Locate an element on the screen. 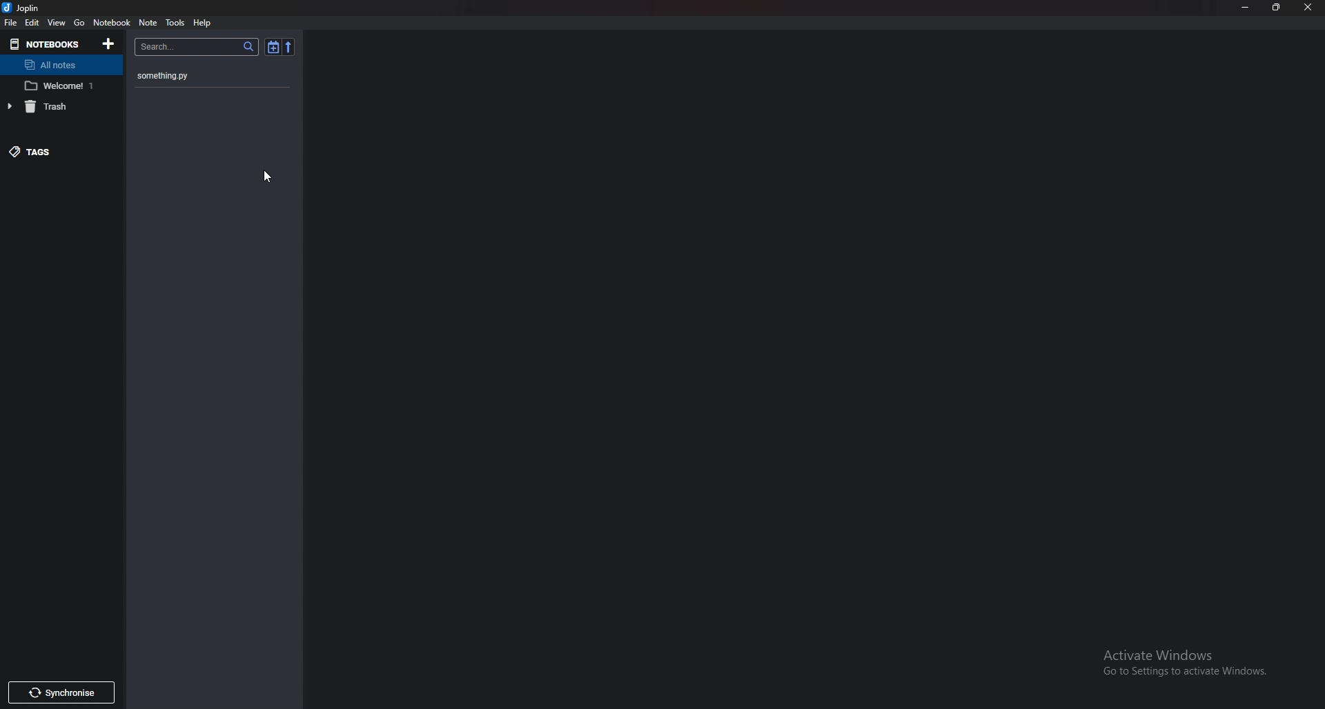 Image resolution: width=1325 pixels, height=709 pixels. Add notebooks is located at coordinates (110, 43).